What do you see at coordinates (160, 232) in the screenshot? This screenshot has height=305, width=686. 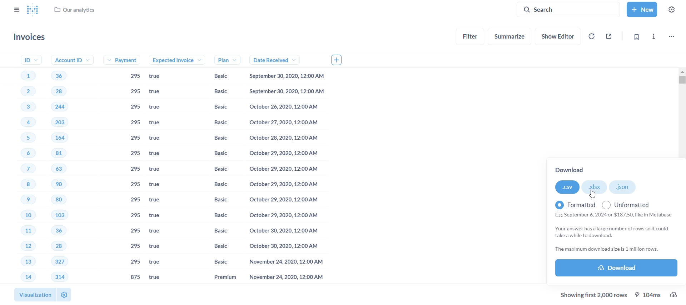 I see `true` at bounding box center [160, 232].